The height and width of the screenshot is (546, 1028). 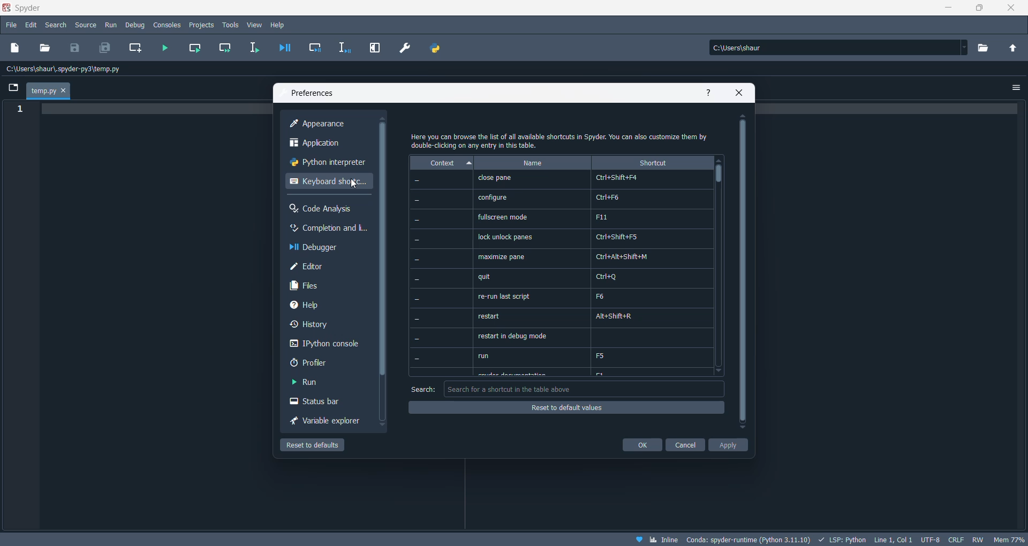 What do you see at coordinates (135, 49) in the screenshot?
I see `create new cell` at bounding box center [135, 49].